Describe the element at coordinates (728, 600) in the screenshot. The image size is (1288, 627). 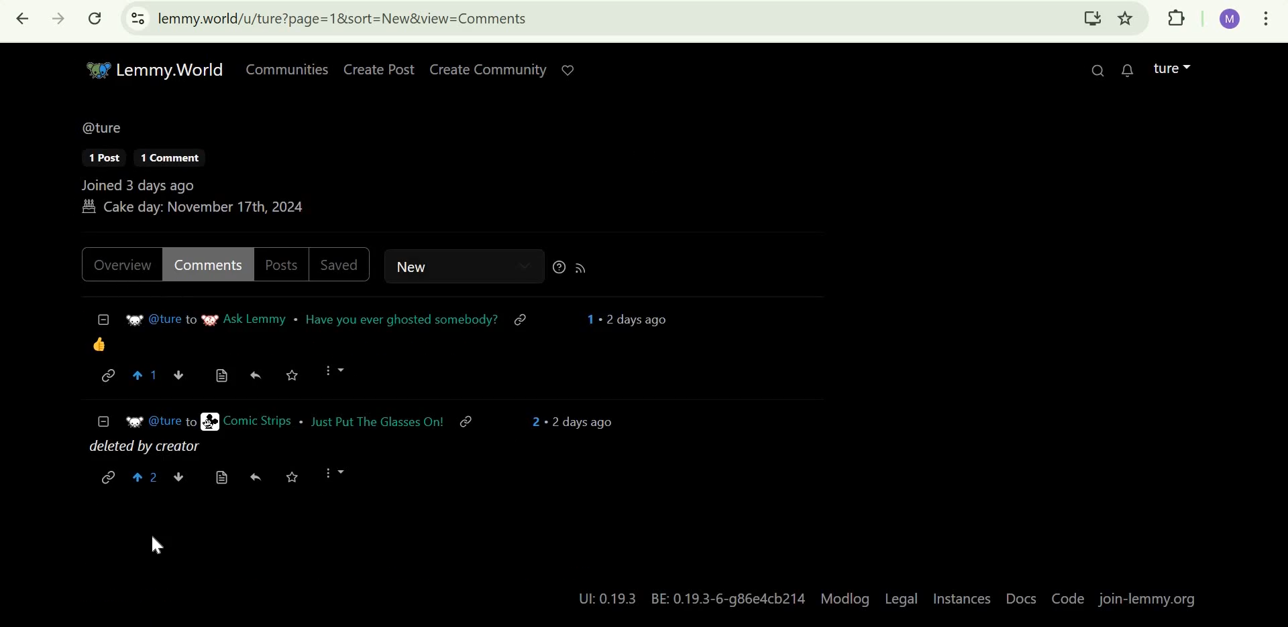
I see `BE: 0.19.3-6-g86e4cb214` at that location.